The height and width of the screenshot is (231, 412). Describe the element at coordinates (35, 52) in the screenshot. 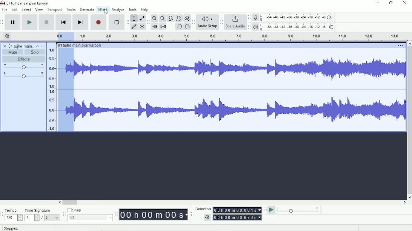

I see `Solo` at that location.